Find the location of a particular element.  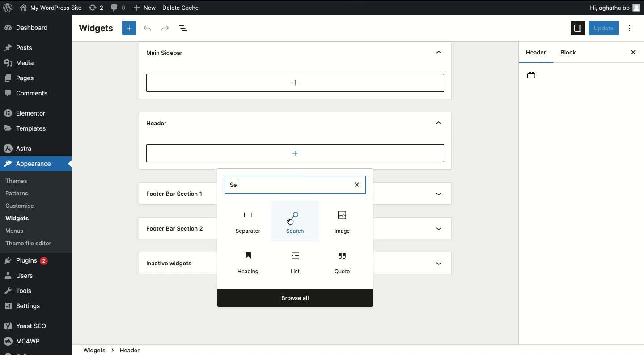

Pages is located at coordinates (21, 78).